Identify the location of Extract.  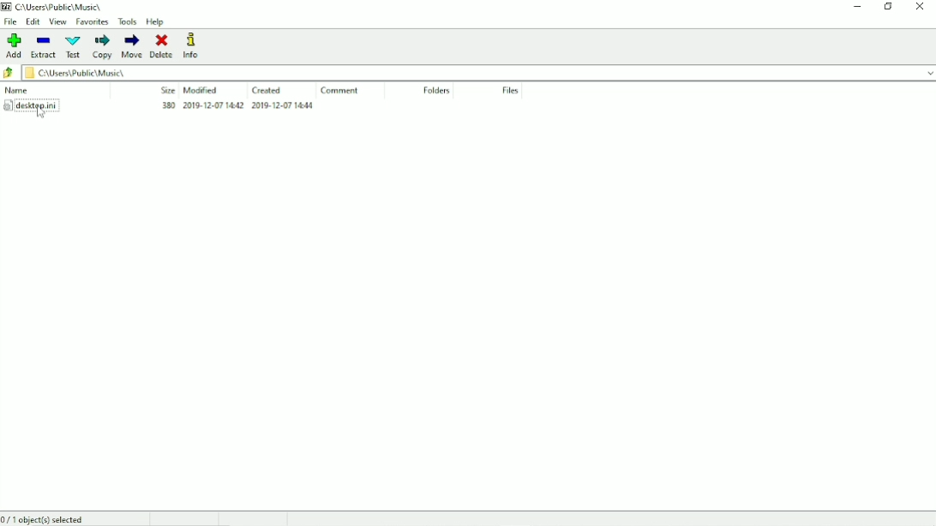
(44, 48).